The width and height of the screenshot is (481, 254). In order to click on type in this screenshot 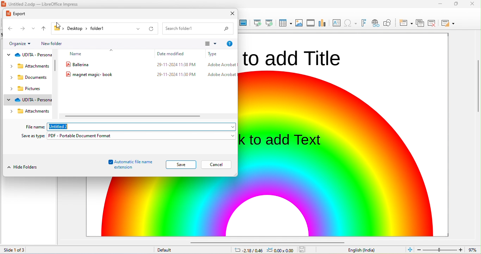, I will do `click(213, 54)`.